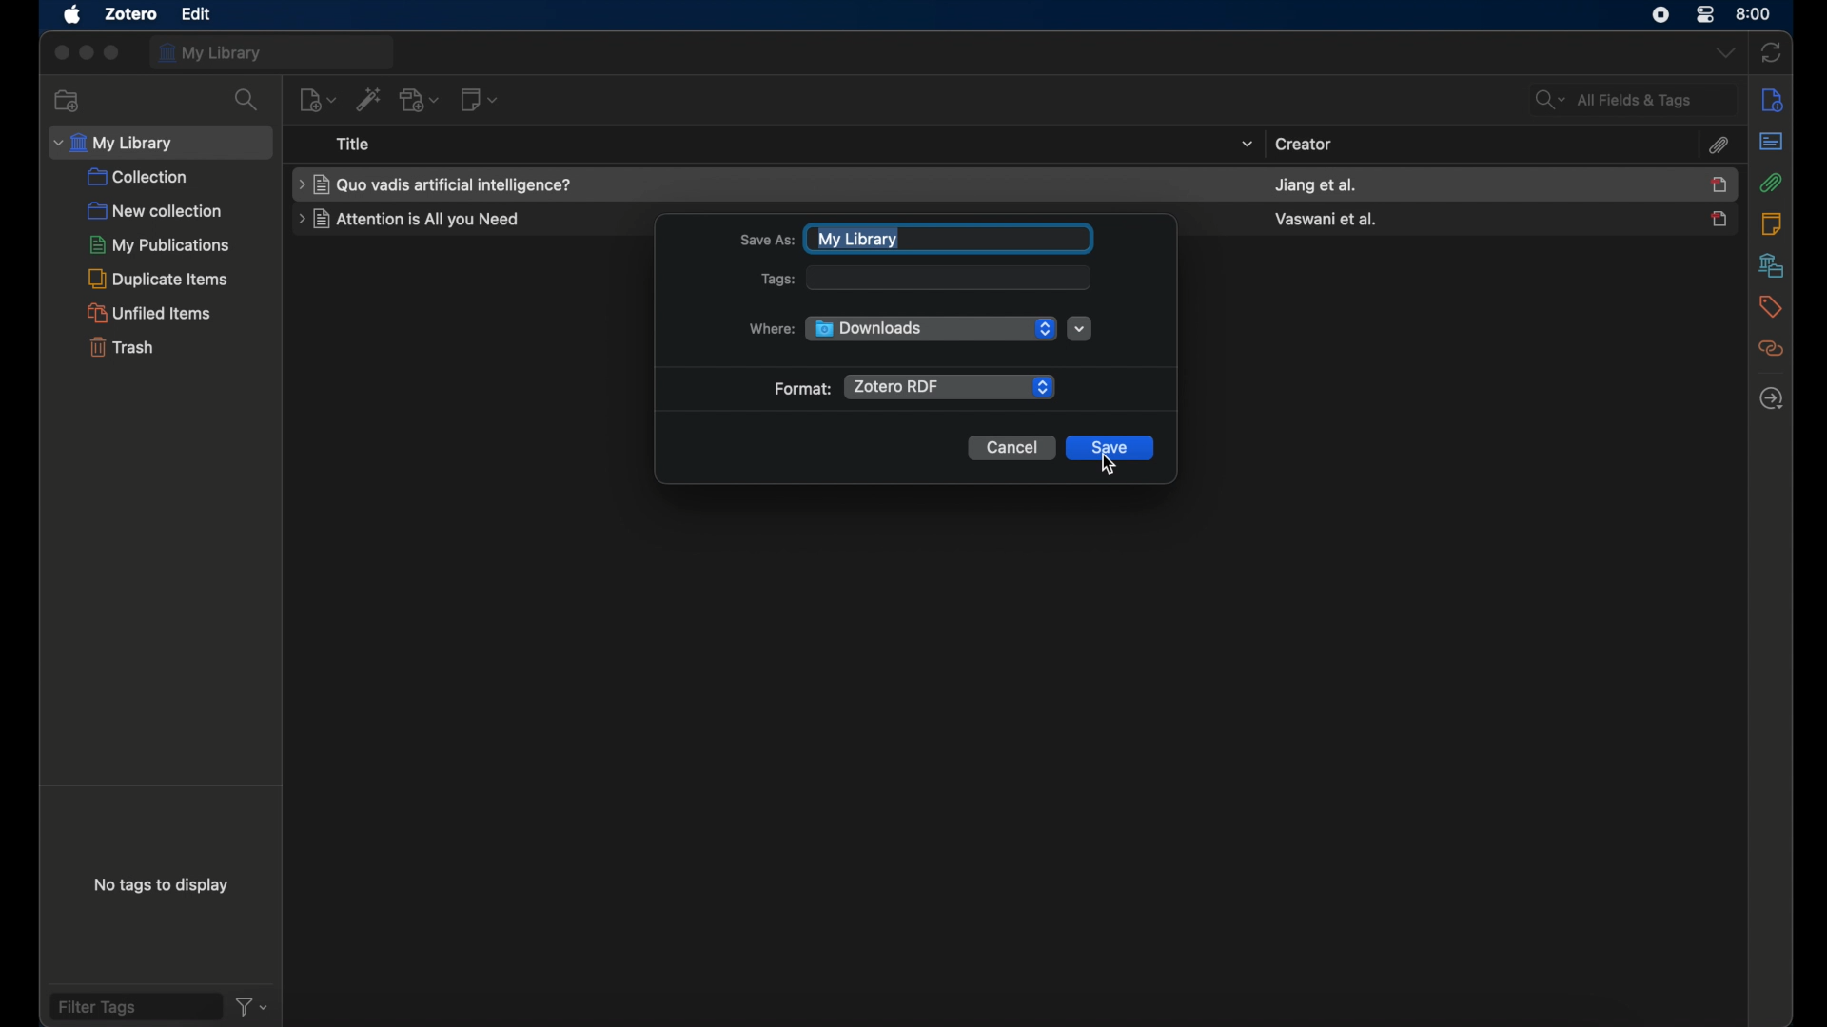 Image resolution: width=1827 pixels, height=1027 pixels. What do you see at coordinates (317, 99) in the screenshot?
I see `new item` at bounding box center [317, 99].